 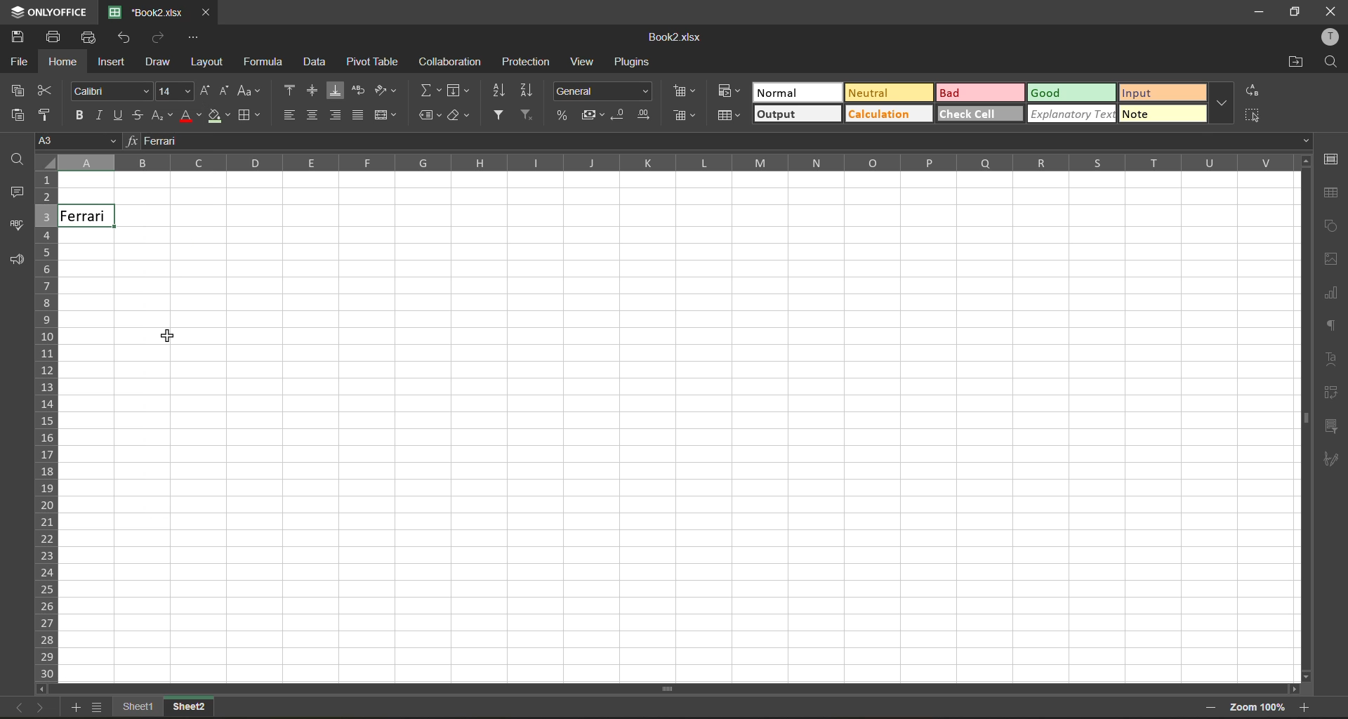 What do you see at coordinates (671, 39) in the screenshot?
I see `filename` at bounding box center [671, 39].